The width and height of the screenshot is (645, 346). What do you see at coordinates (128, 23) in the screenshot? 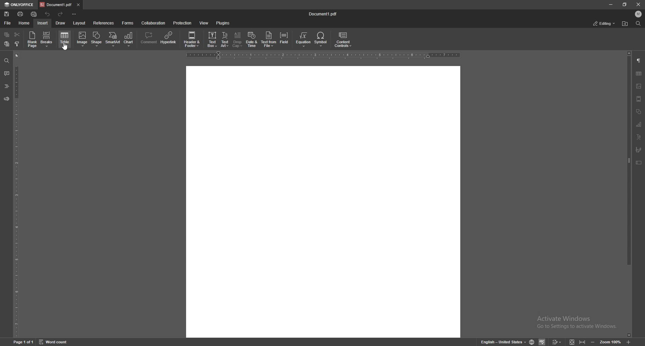
I see `forms` at bounding box center [128, 23].